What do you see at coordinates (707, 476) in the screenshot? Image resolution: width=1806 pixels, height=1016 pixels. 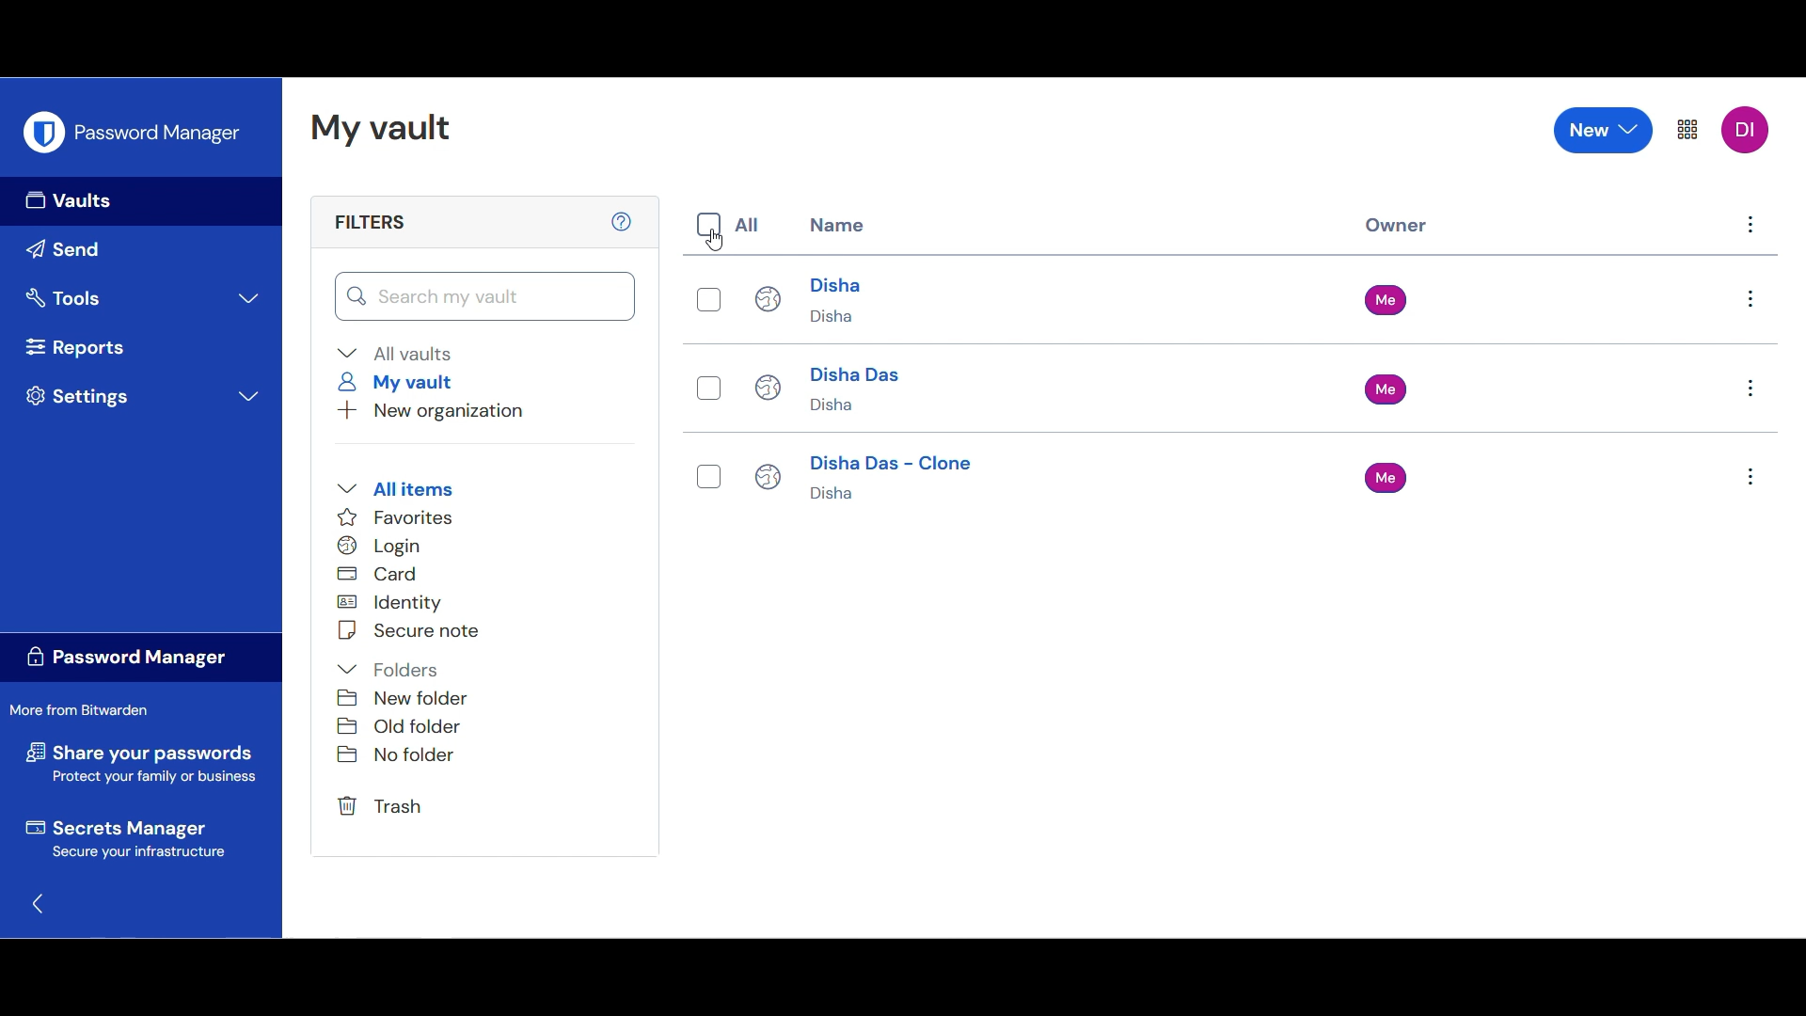 I see `Indicates toggle on/off` at bounding box center [707, 476].